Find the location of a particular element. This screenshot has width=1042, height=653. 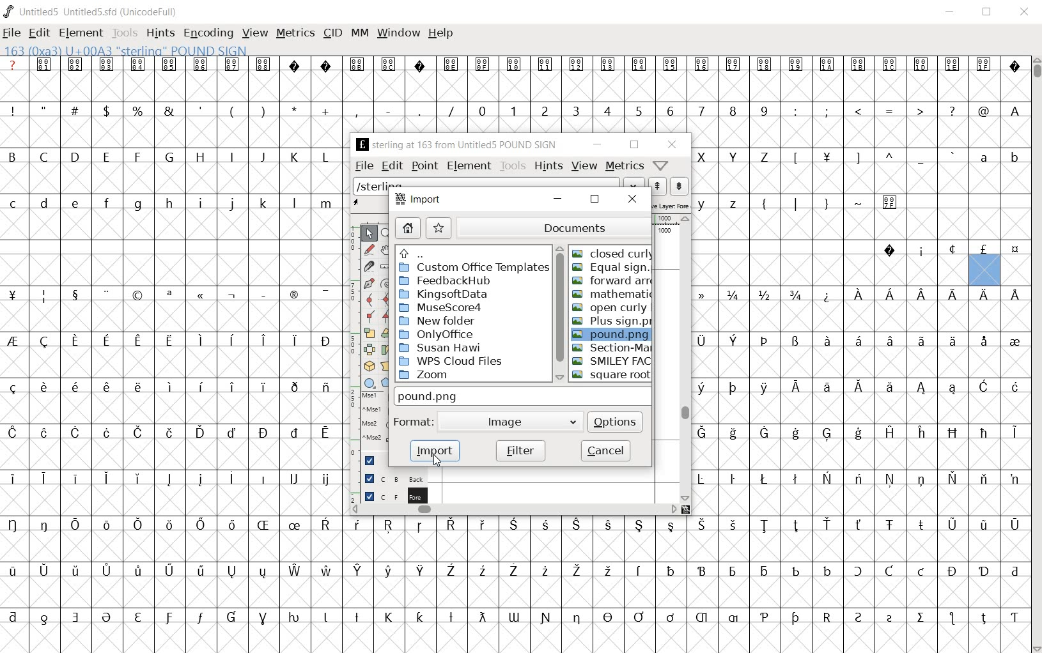

( is located at coordinates (233, 111).